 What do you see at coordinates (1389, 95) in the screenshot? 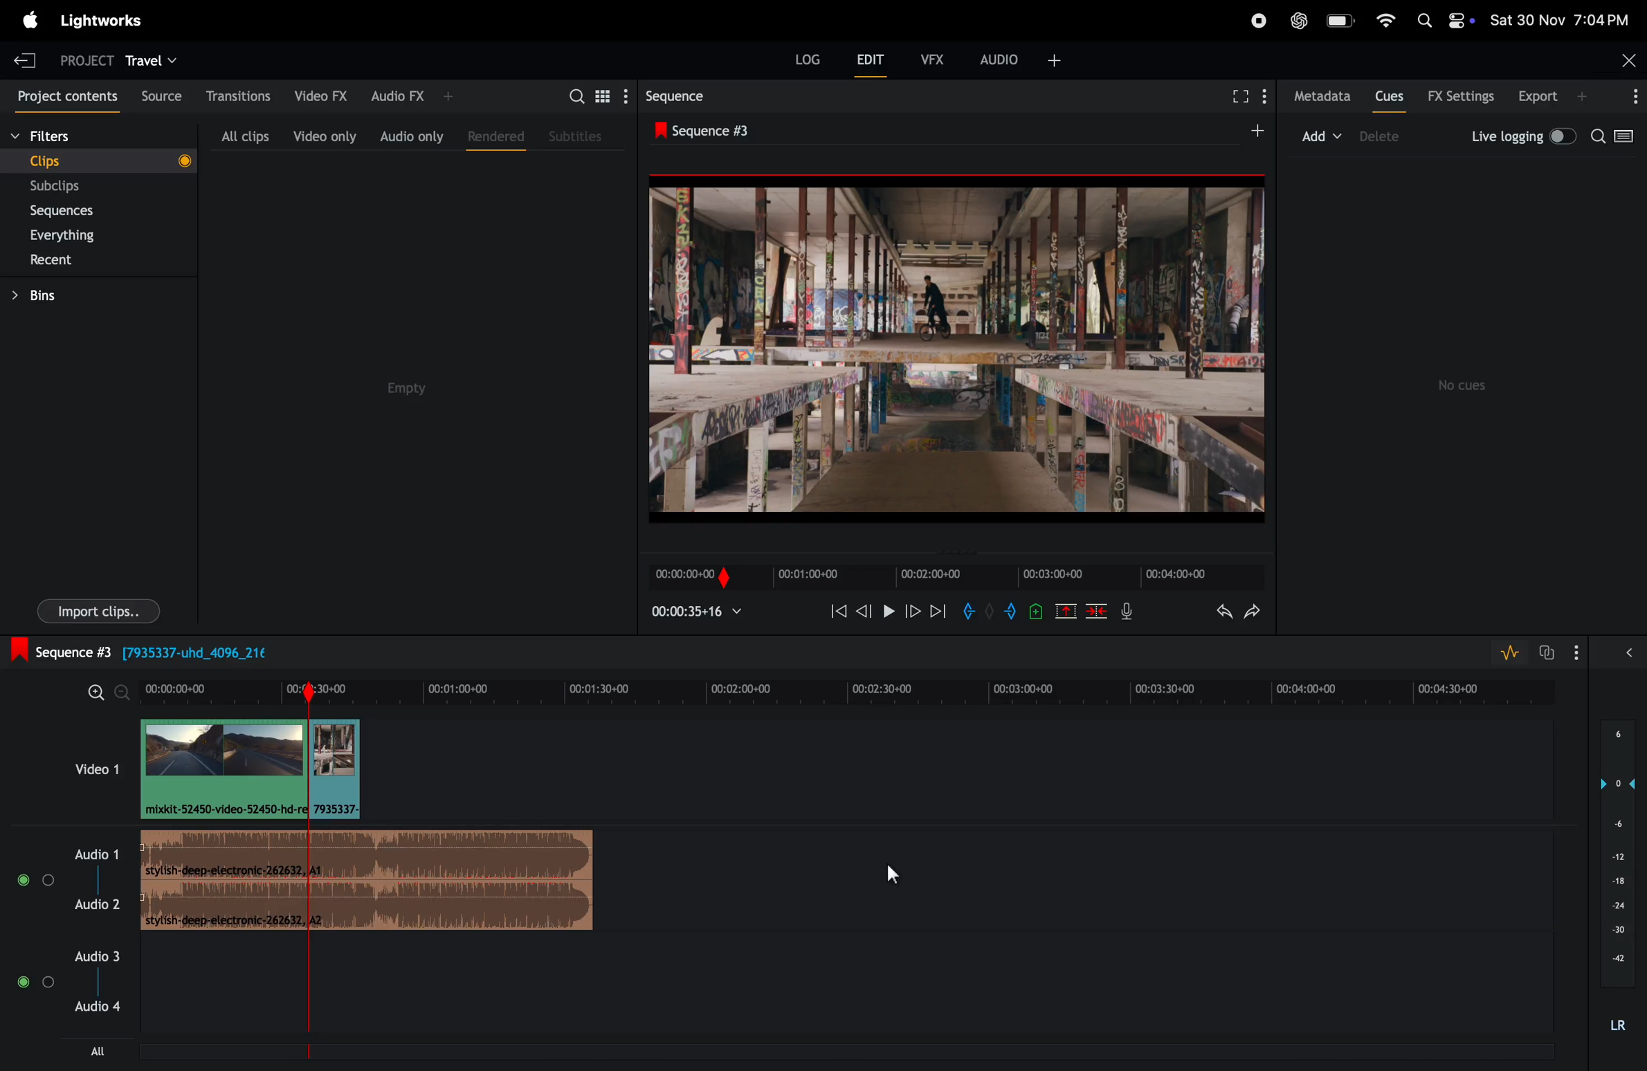
I see `cues ` at bounding box center [1389, 95].